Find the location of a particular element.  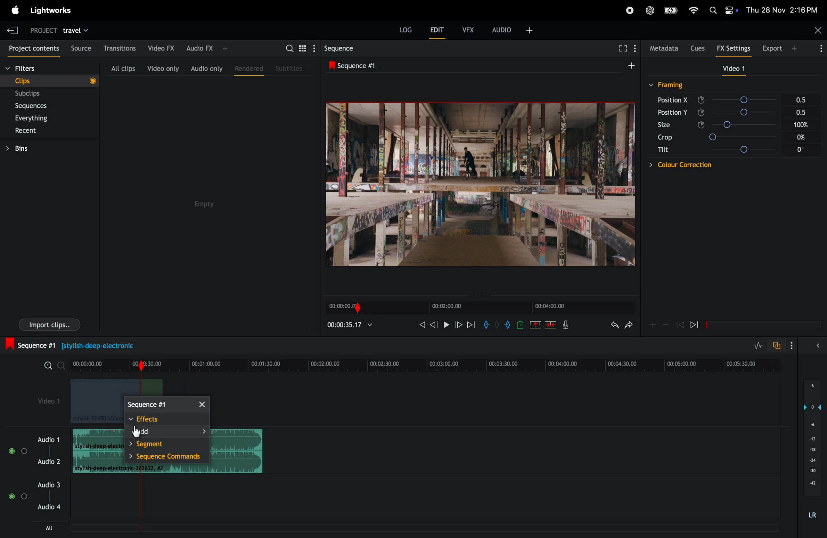

tilt is located at coordinates (664, 151).